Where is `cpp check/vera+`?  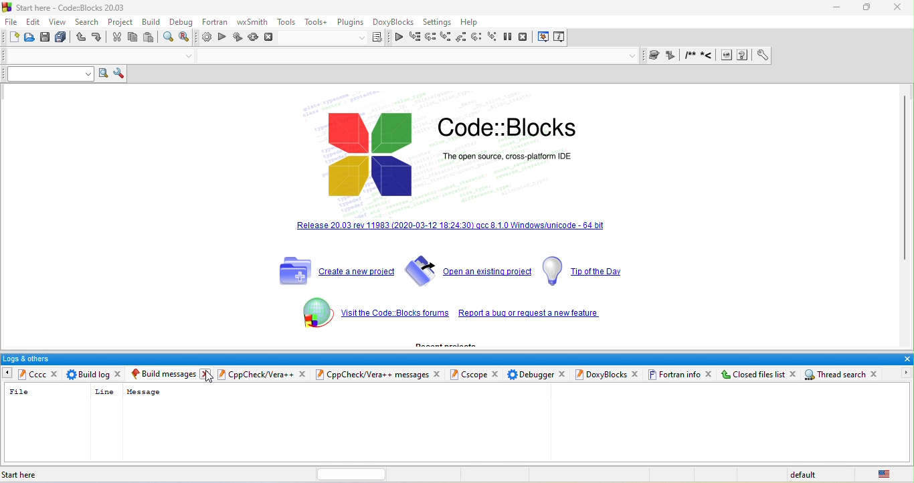
cpp check/vera+ is located at coordinates (255, 374).